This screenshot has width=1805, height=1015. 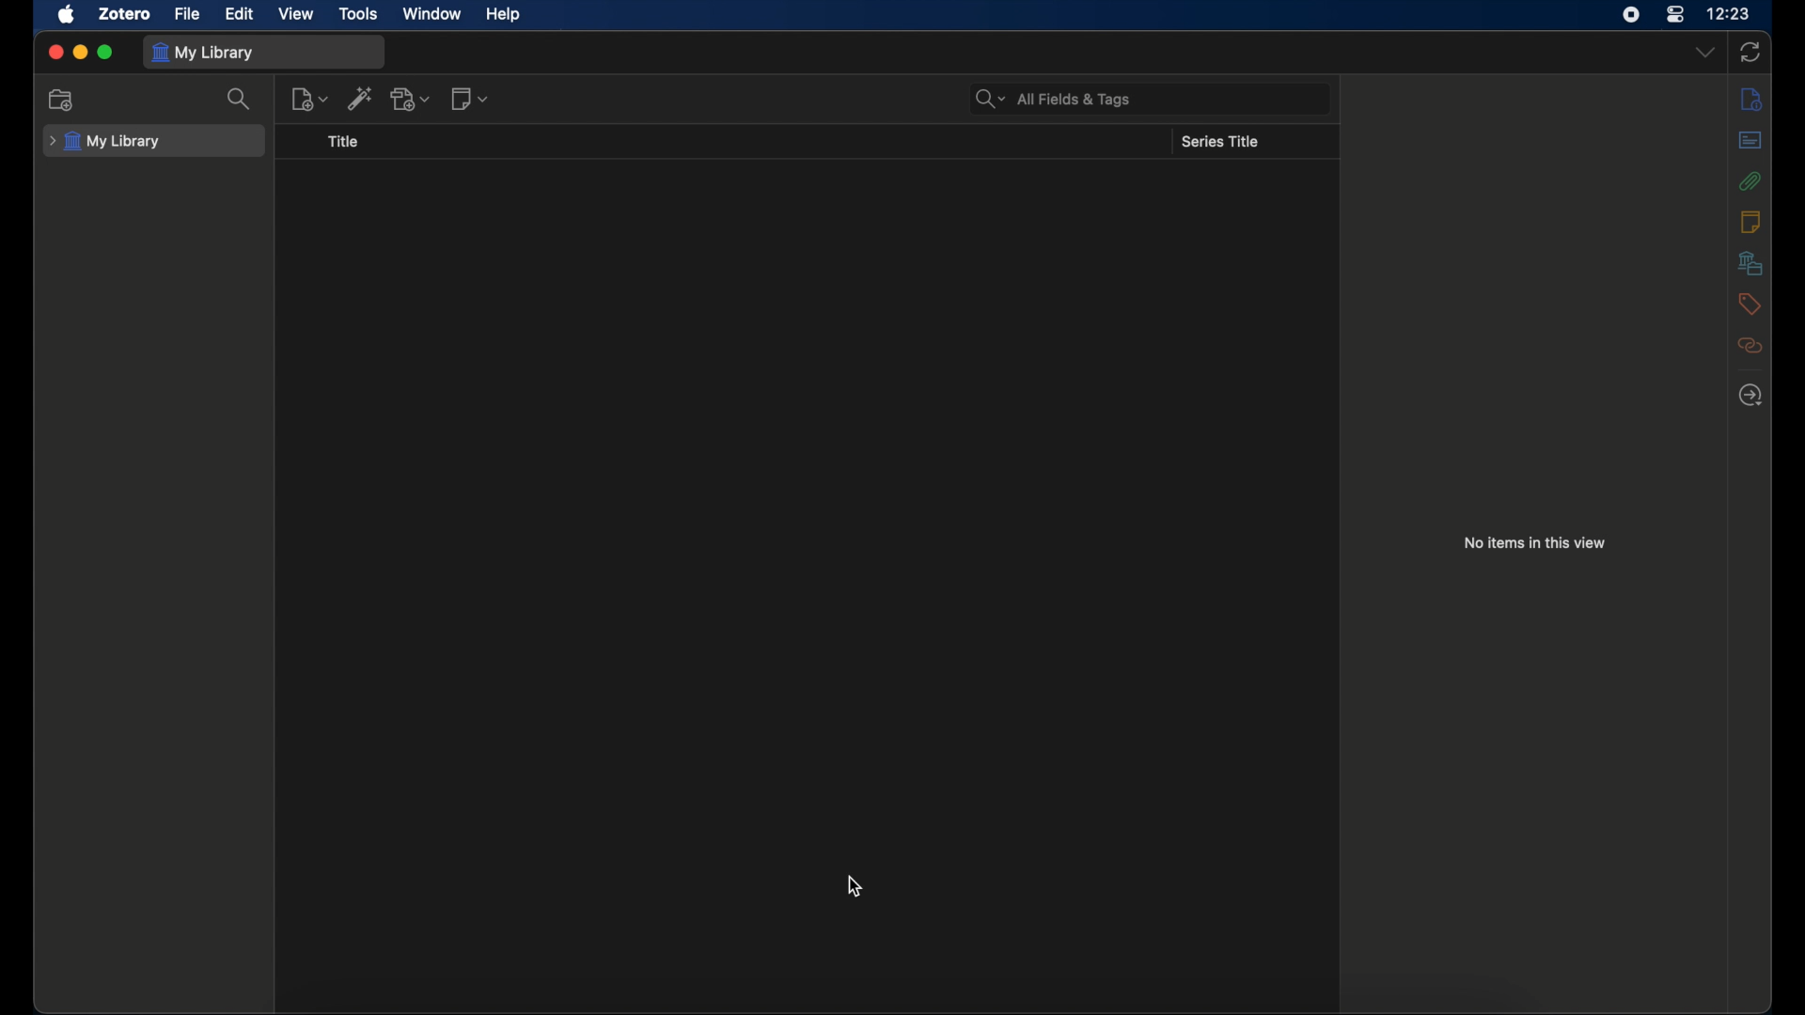 What do you see at coordinates (1752, 100) in the screenshot?
I see `info` at bounding box center [1752, 100].